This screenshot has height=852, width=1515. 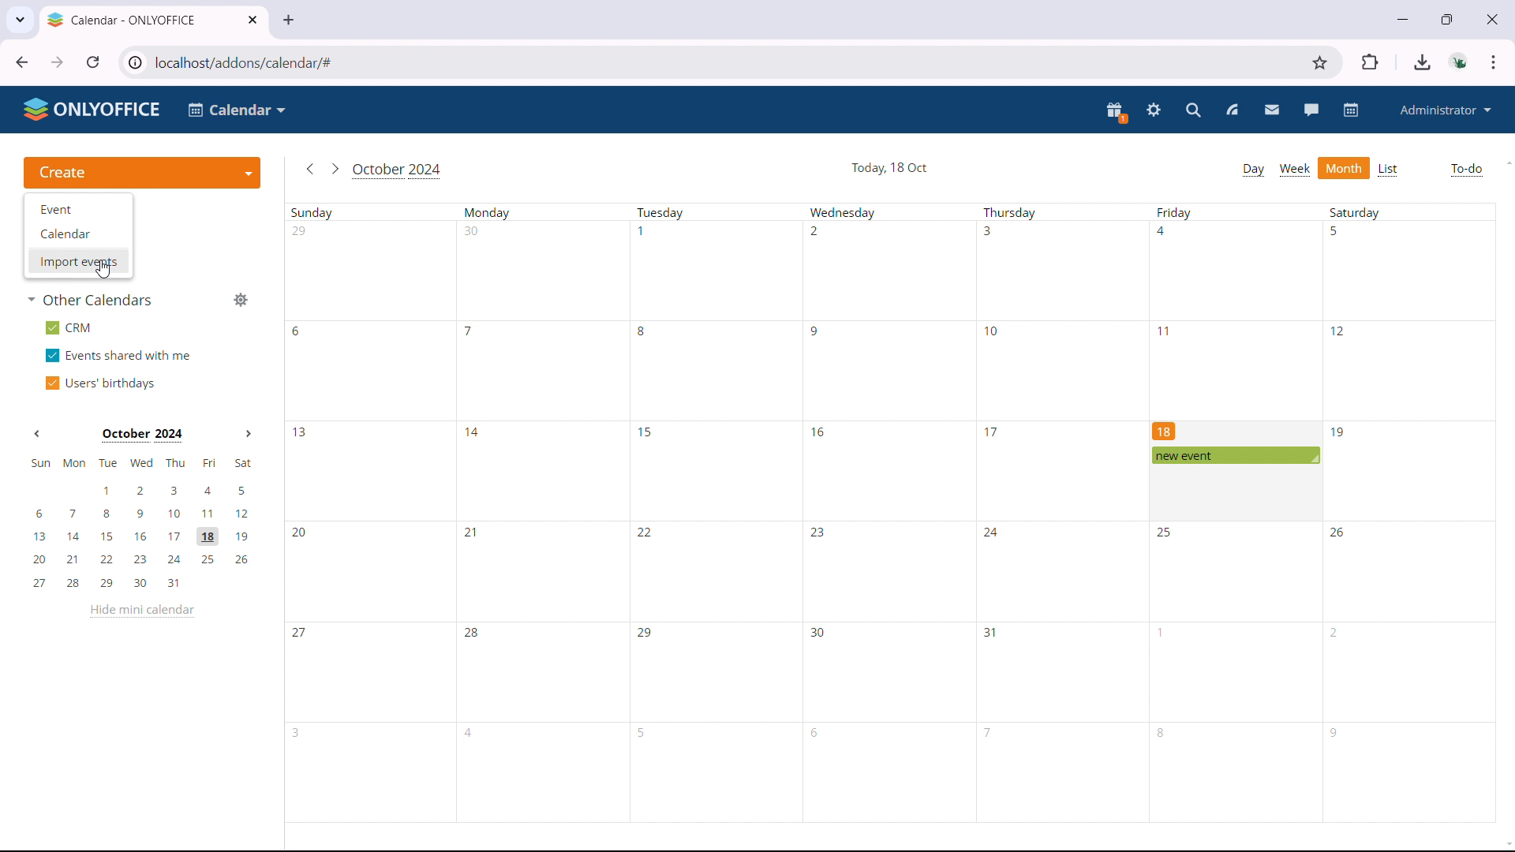 I want to click on Previous month, so click(x=36, y=435).